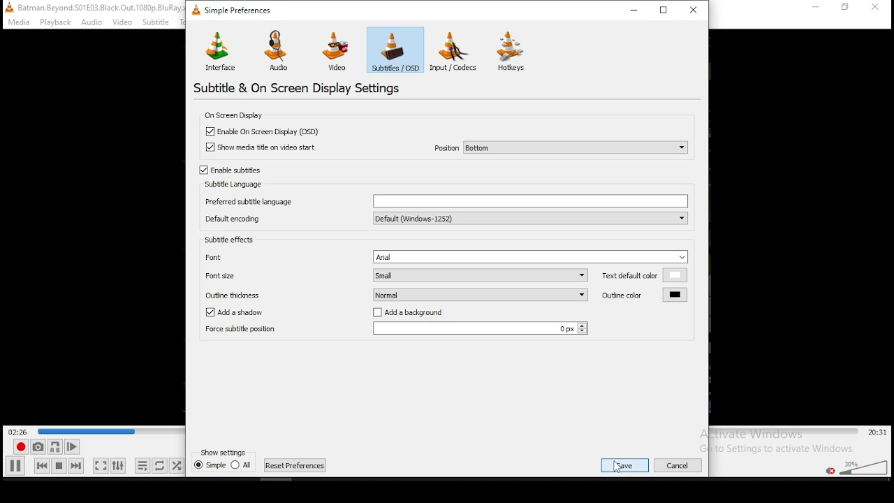  I want to click on force subtitle position, so click(240, 332).